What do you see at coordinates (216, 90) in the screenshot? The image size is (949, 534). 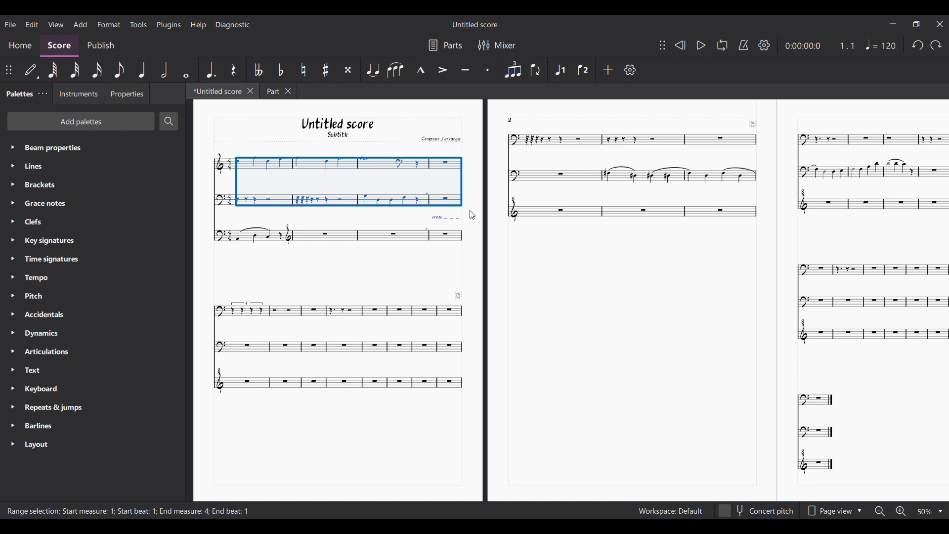 I see `Current tab` at bounding box center [216, 90].